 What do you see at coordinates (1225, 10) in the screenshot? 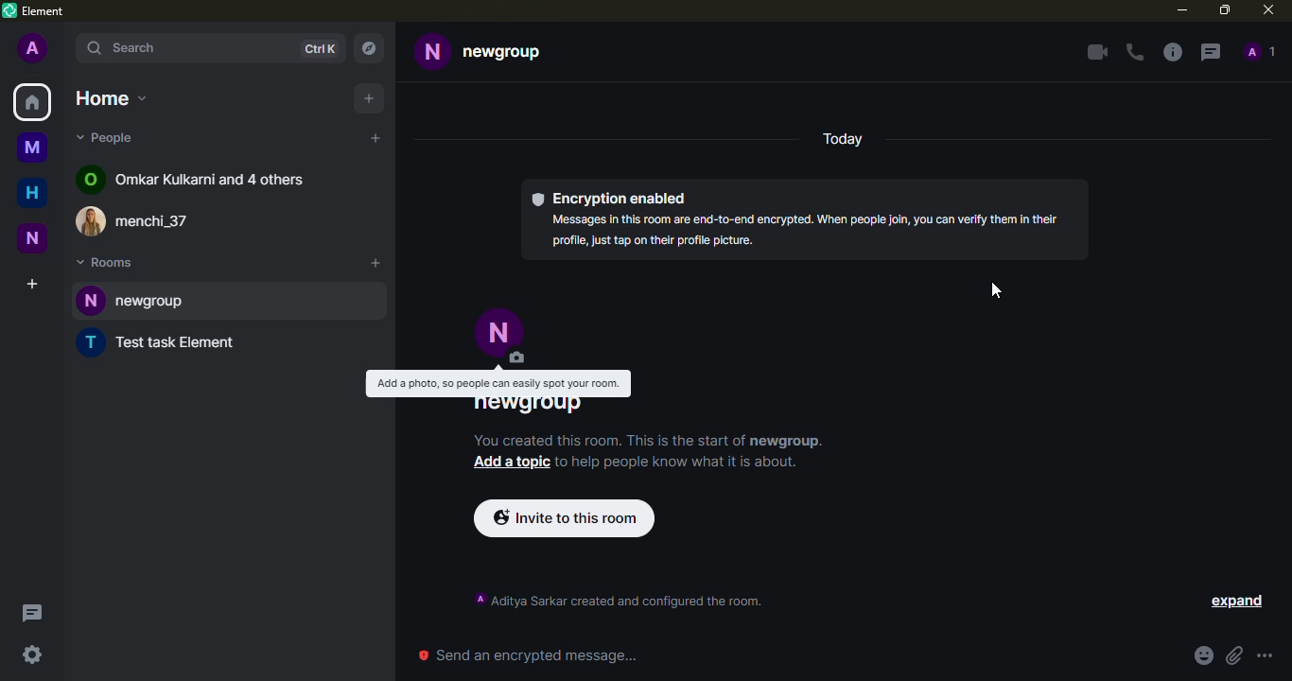
I see `maximize` at bounding box center [1225, 10].